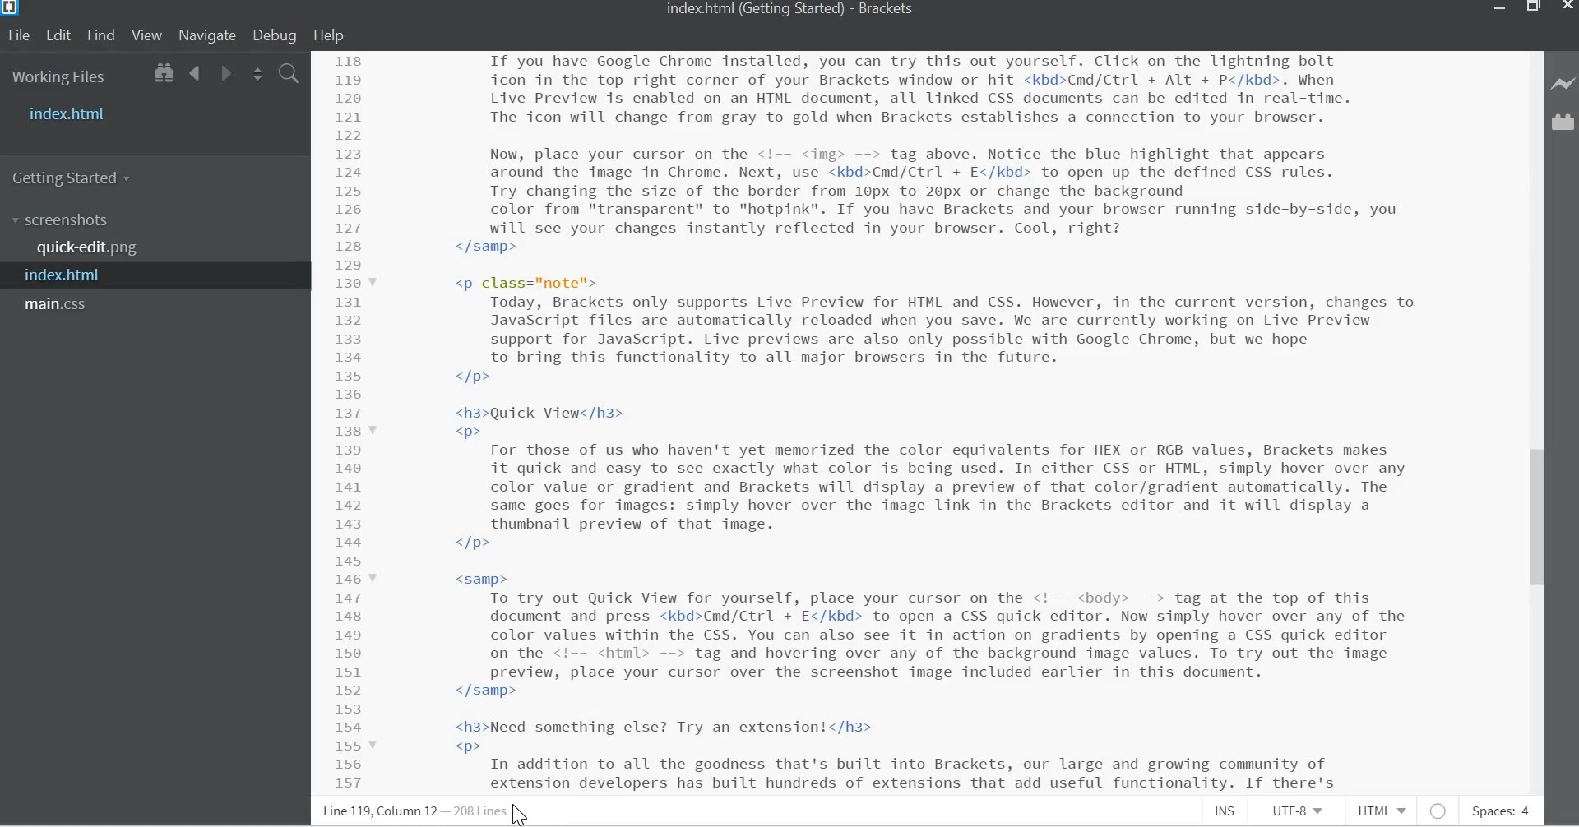 This screenshot has height=827, width=1579. I want to click on CSS code for a website, so click(917, 422).